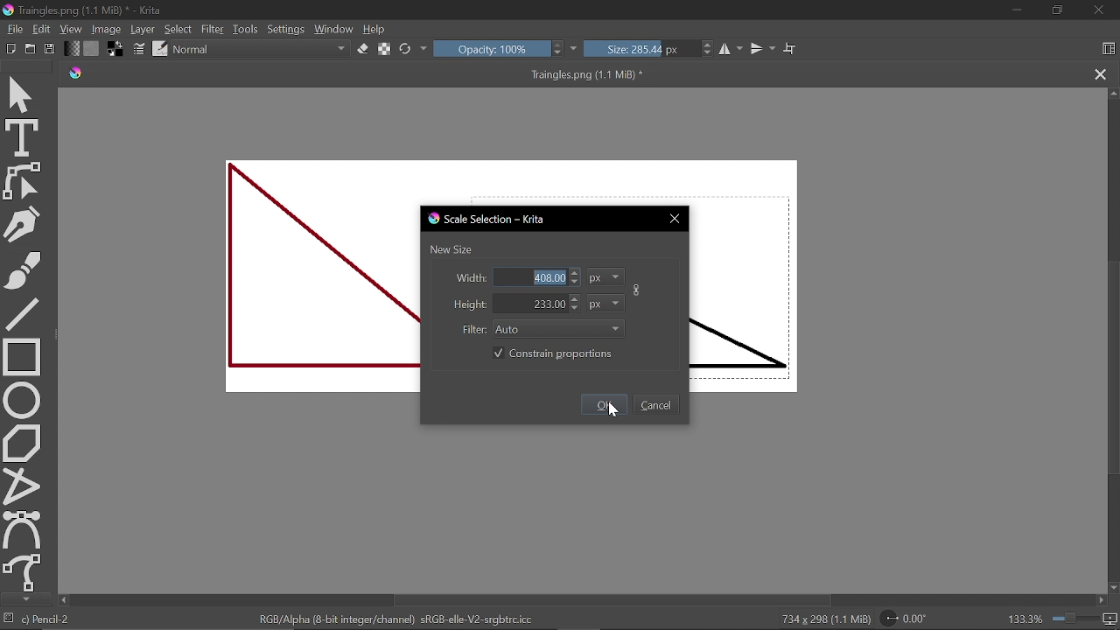  What do you see at coordinates (1056, 10) in the screenshot?
I see `Restore down` at bounding box center [1056, 10].